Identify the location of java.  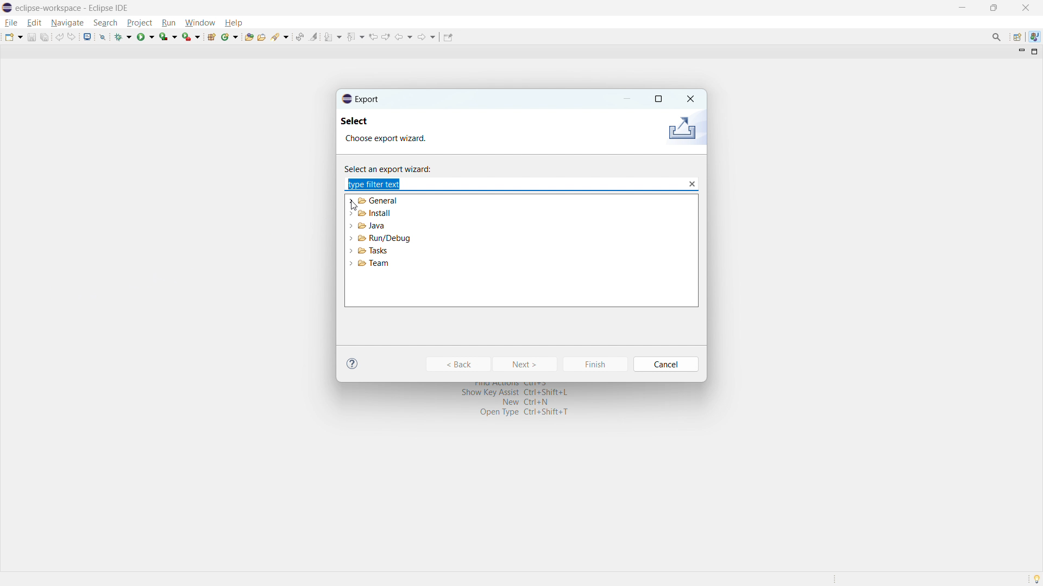
(372, 225).